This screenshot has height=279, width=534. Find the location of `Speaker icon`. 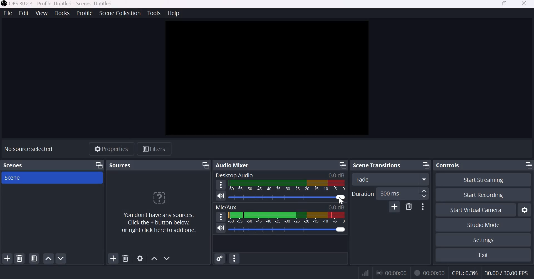

Speaker icon is located at coordinates (221, 196).